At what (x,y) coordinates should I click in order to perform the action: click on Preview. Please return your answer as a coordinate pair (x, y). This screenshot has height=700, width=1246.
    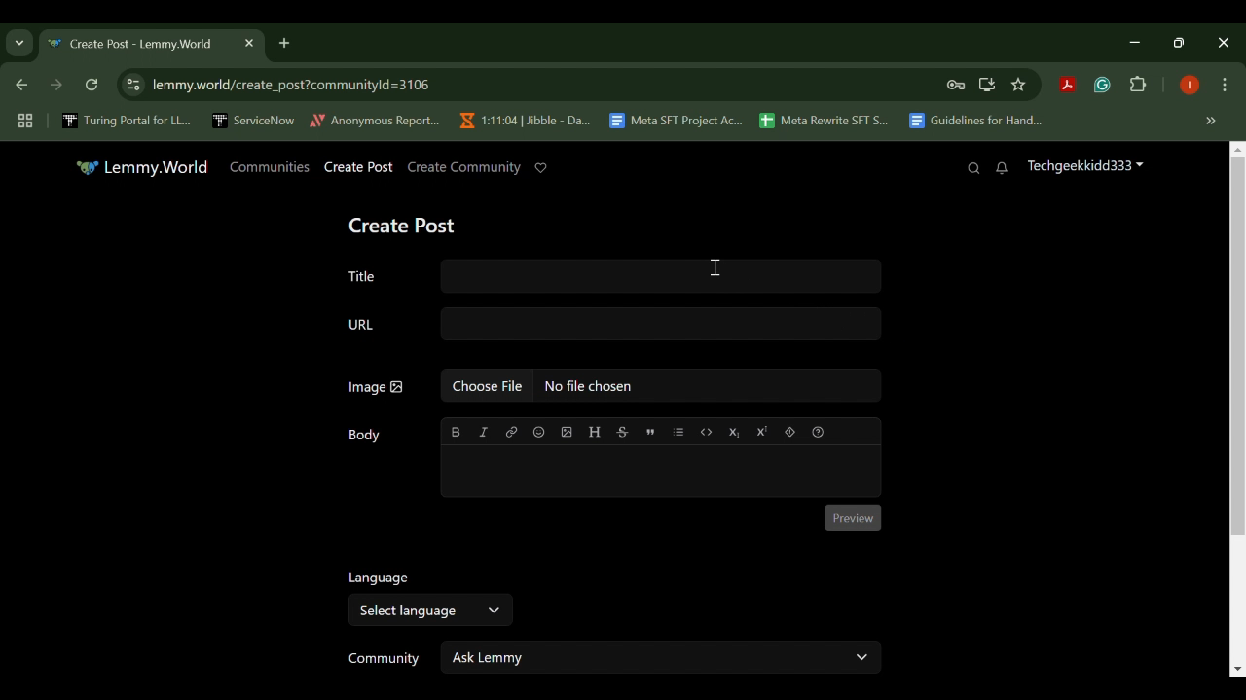
    Looking at the image, I should click on (854, 518).